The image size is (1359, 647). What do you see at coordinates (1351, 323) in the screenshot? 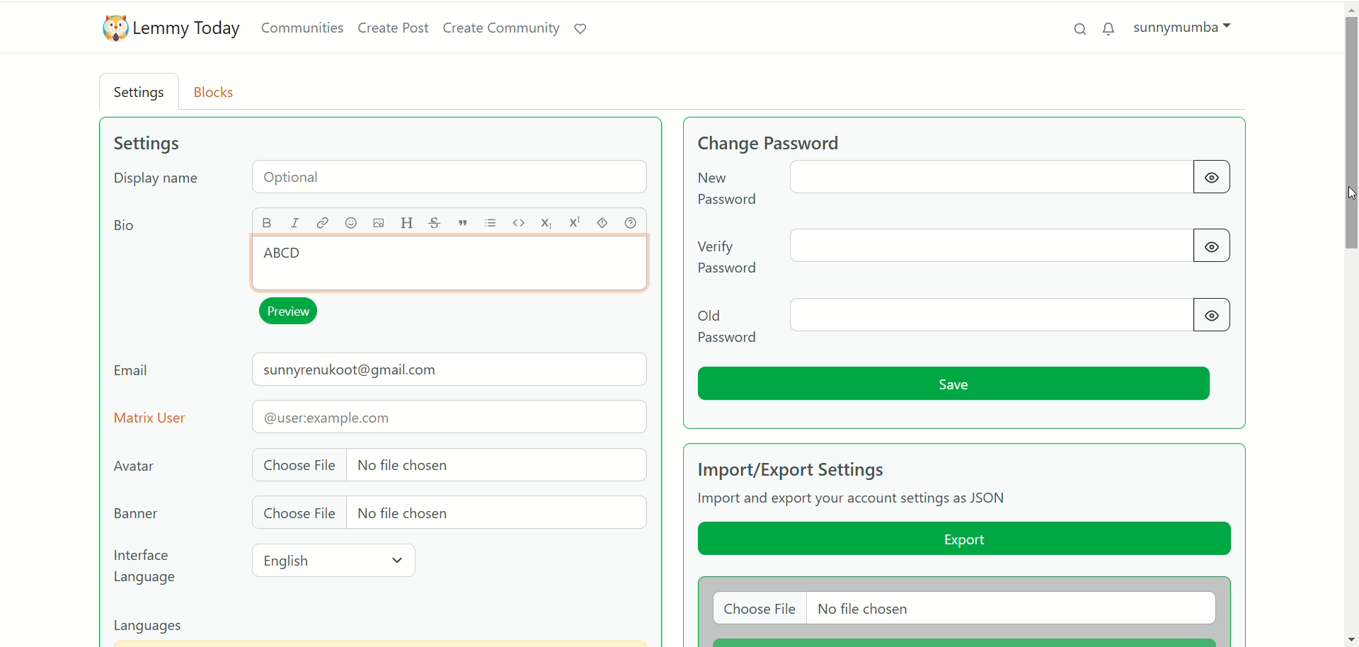
I see `vertical scroll bar` at bounding box center [1351, 323].